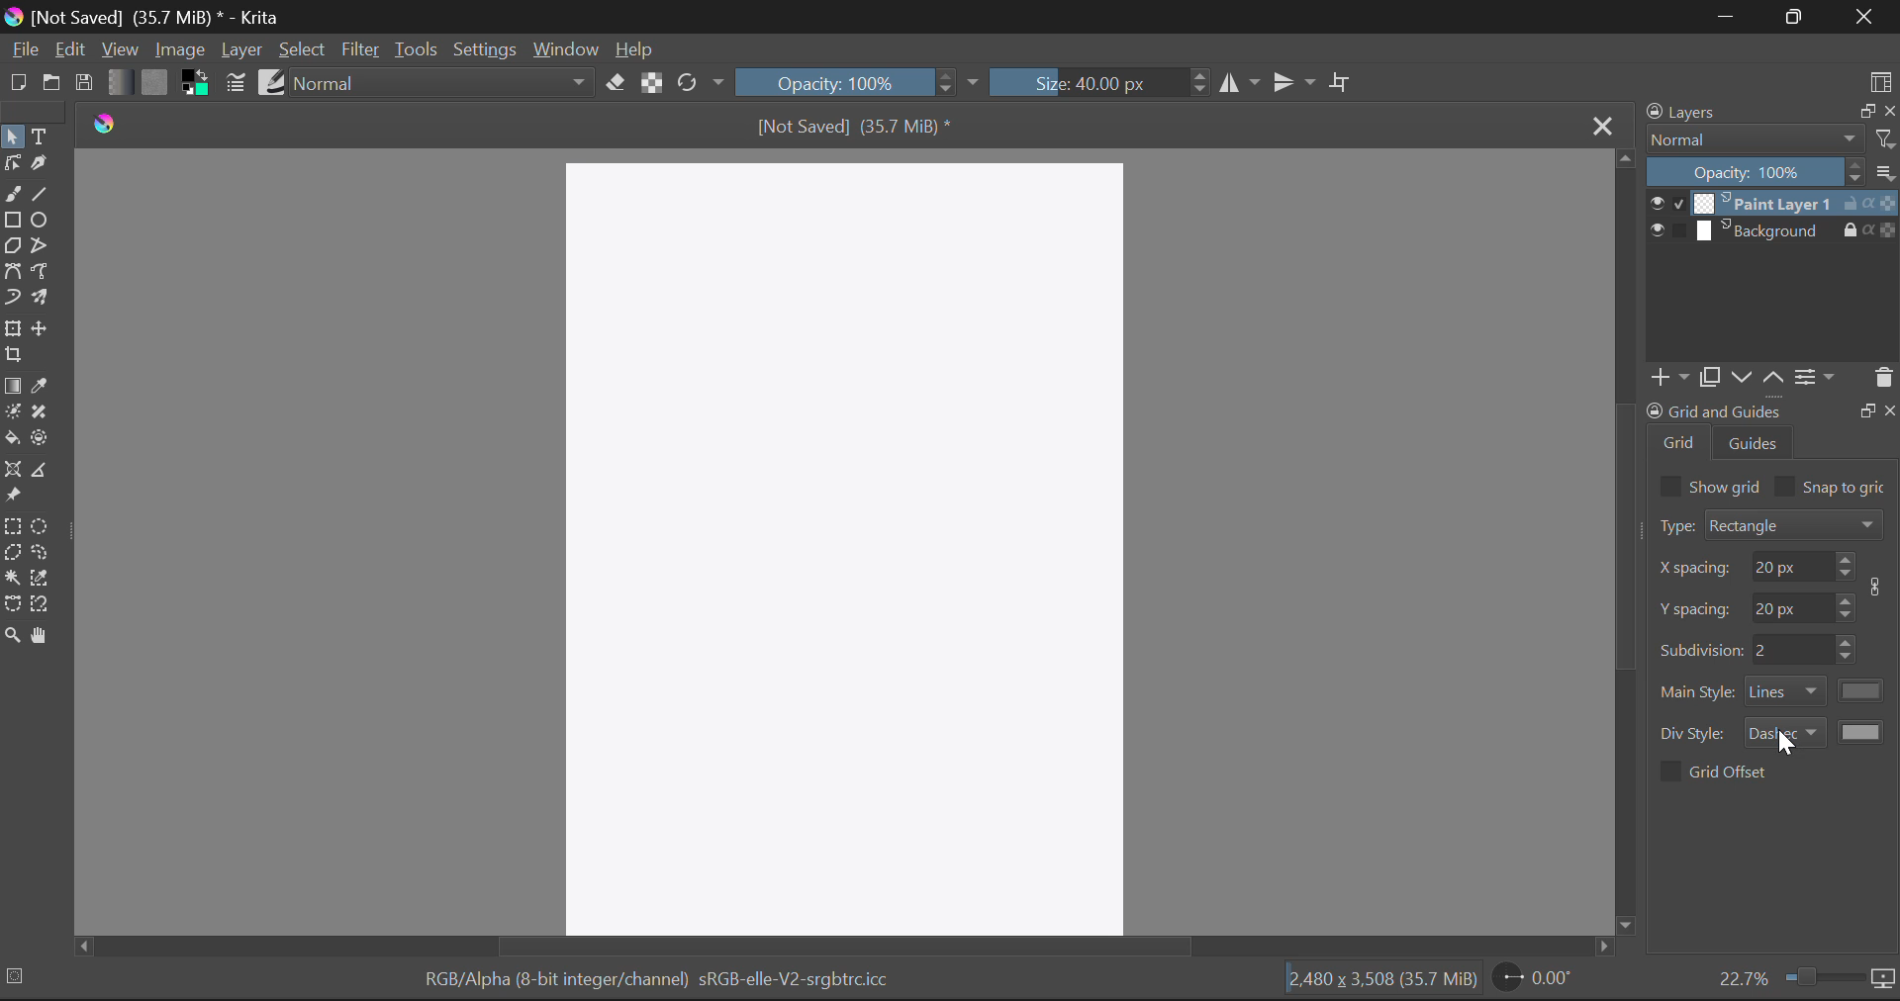 Image resolution: width=1900 pixels, height=1001 pixels. Describe the element at coordinates (43, 527) in the screenshot. I see `Circular Selection` at that location.